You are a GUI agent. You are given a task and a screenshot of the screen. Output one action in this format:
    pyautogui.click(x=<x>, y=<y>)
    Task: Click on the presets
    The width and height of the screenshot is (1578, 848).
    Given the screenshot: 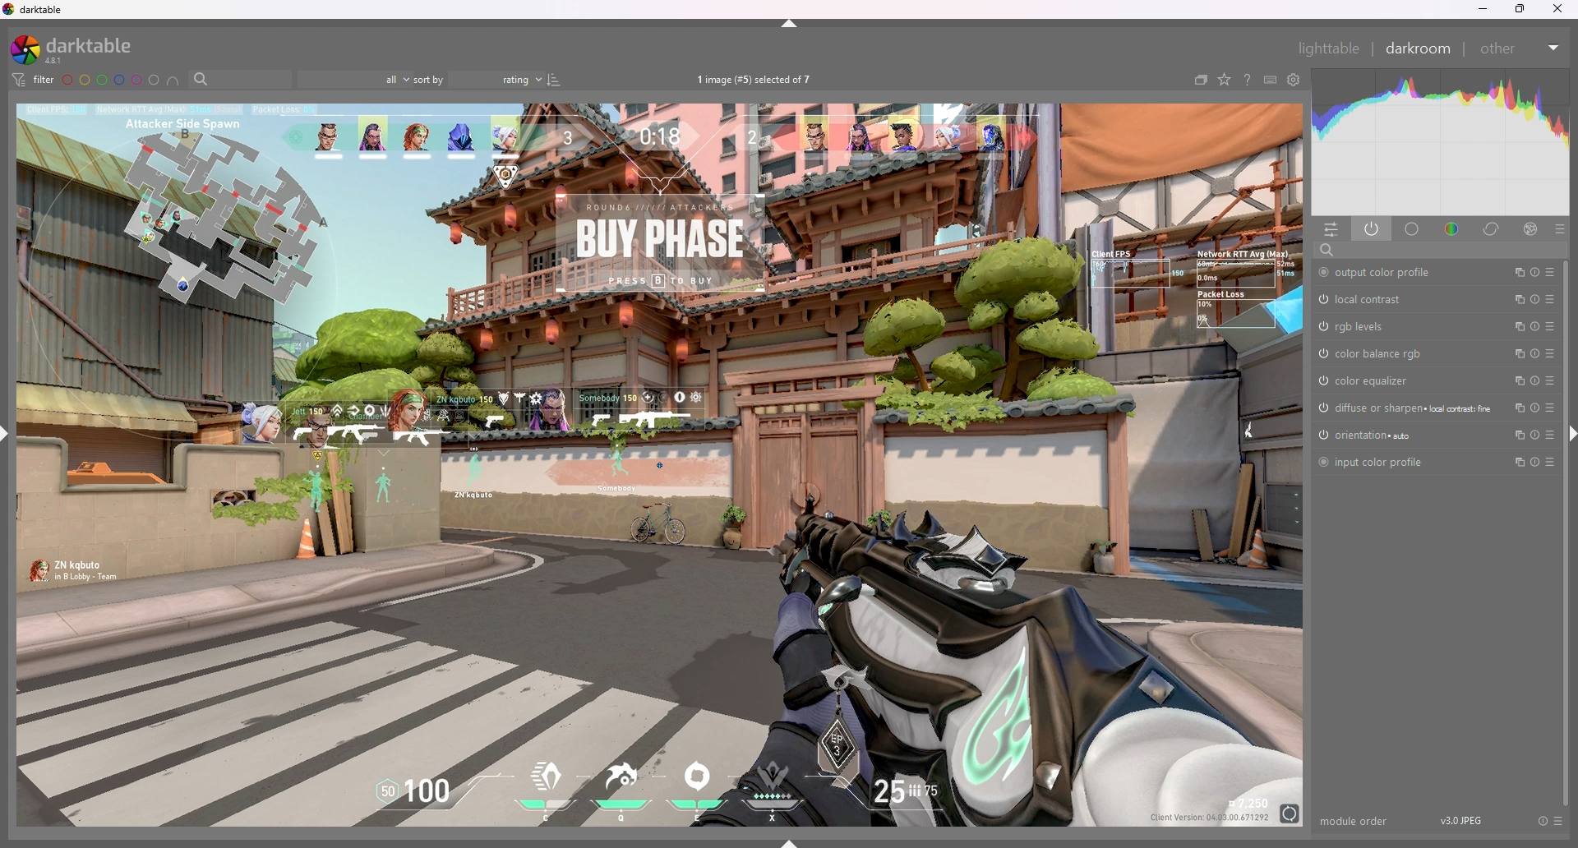 What is the action you would take?
    pyautogui.click(x=1551, y=326)
    